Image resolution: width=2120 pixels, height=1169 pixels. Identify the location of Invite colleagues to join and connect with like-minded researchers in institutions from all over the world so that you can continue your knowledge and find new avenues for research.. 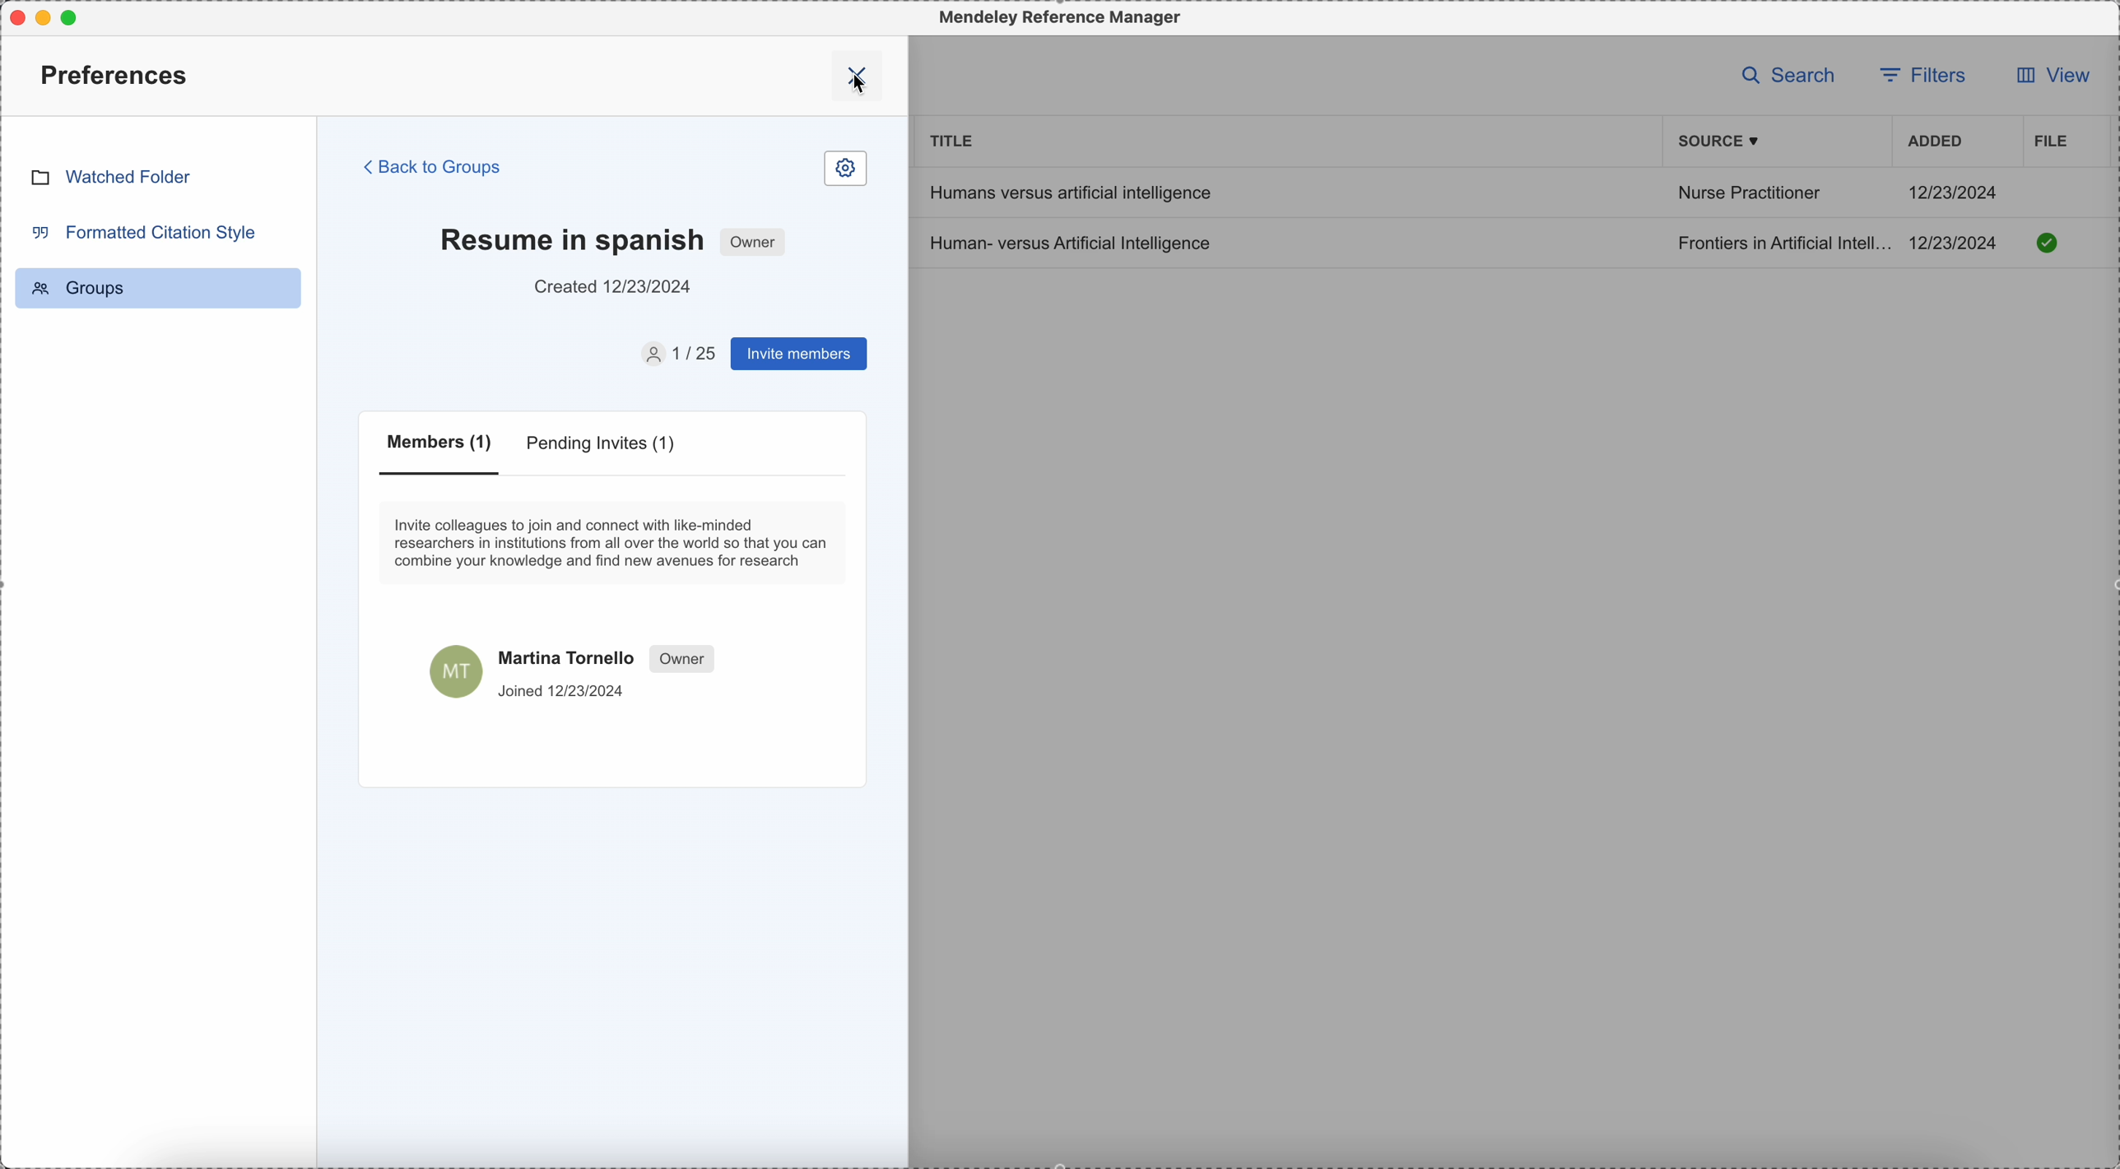
(614, 542).